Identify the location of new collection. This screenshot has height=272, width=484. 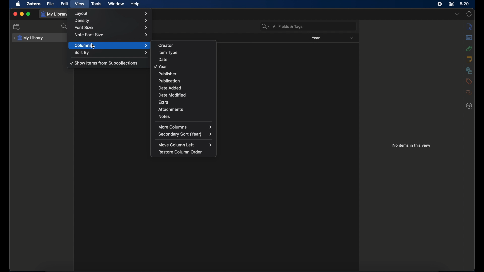
(17, 26).